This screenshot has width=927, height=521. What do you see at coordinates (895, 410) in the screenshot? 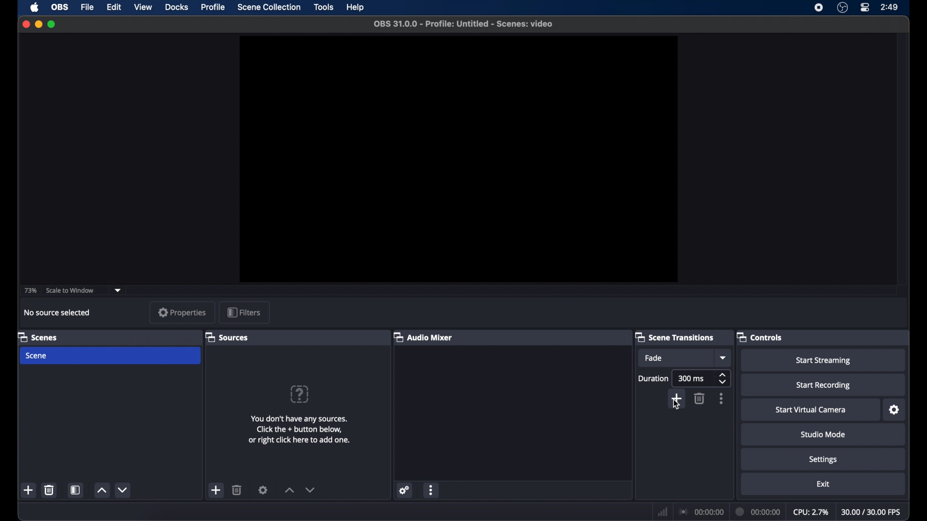
I see `settings` at bounding box center [895, 410].